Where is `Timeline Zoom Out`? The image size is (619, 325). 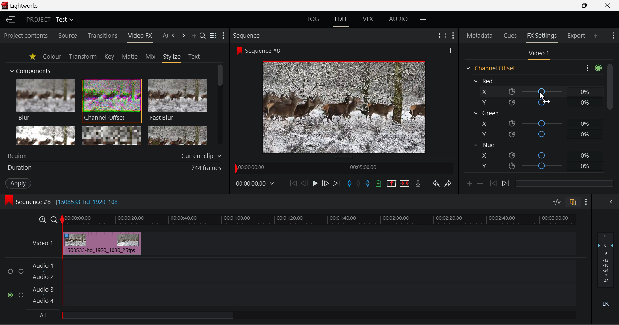 Timeline Zoom Out is located at coordinates (55, 220).